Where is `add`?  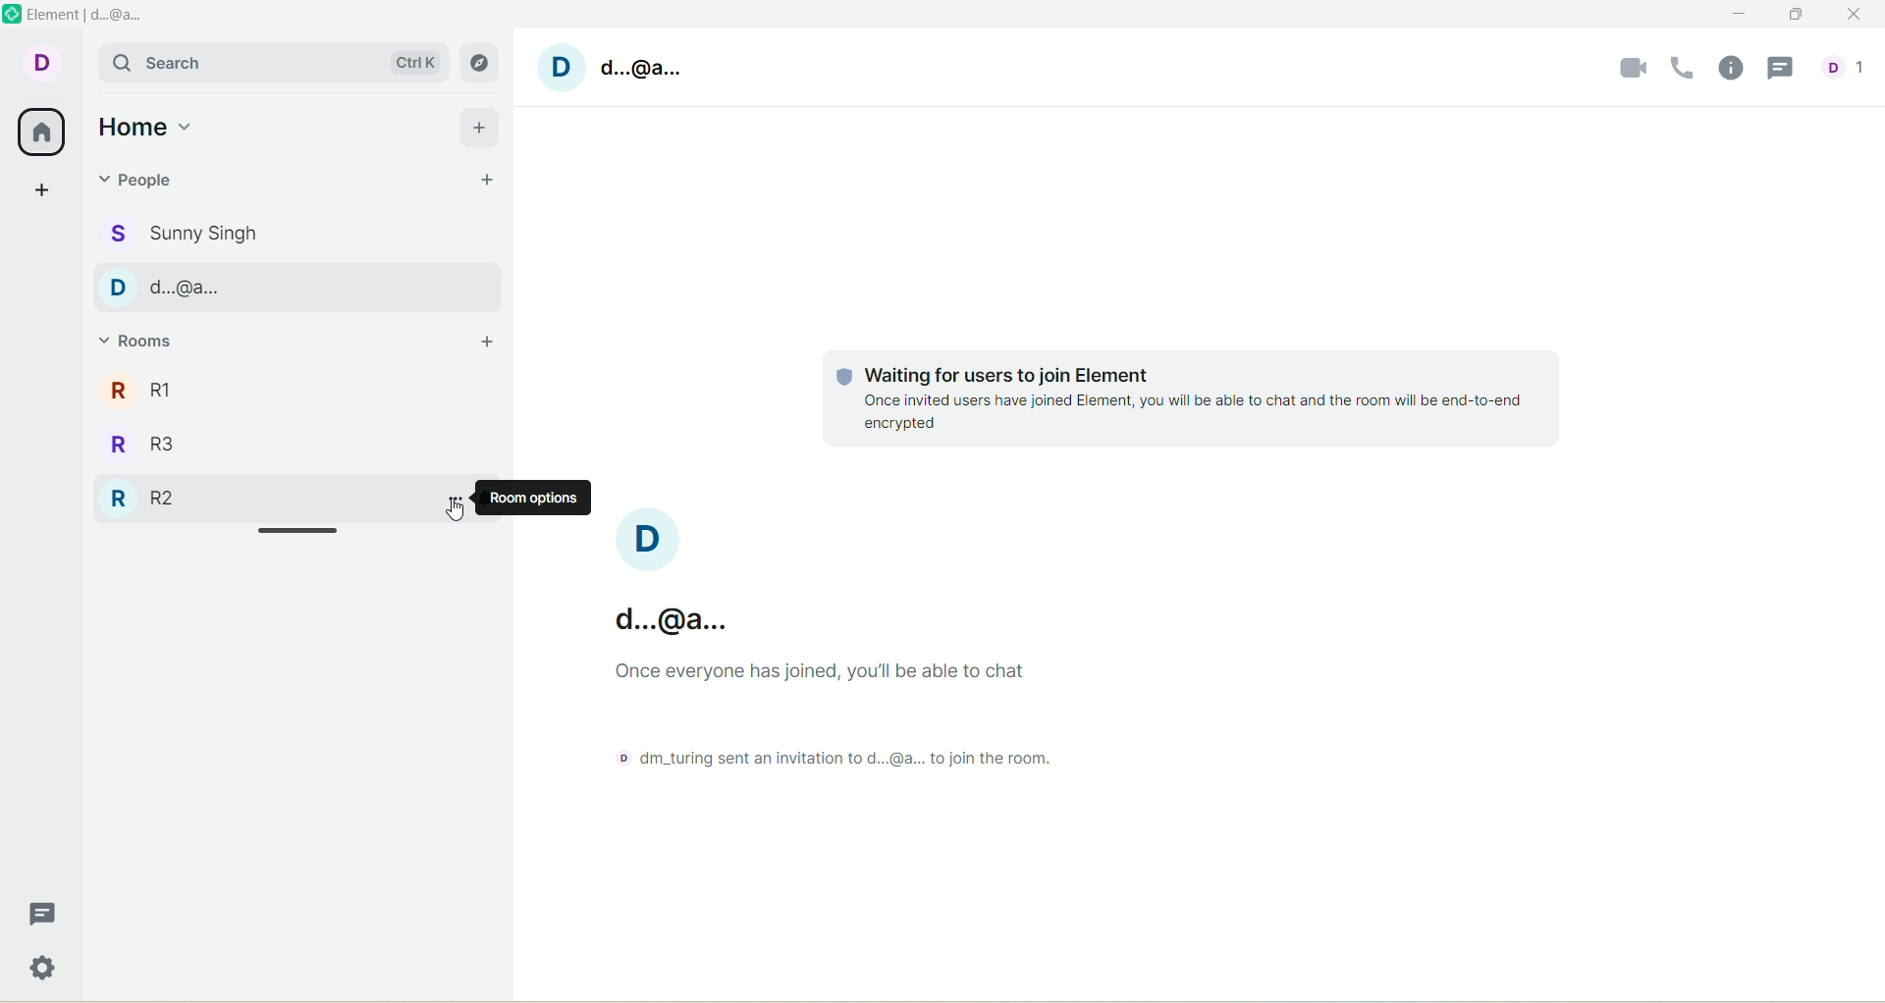
add is located at coordinates (488, 343).